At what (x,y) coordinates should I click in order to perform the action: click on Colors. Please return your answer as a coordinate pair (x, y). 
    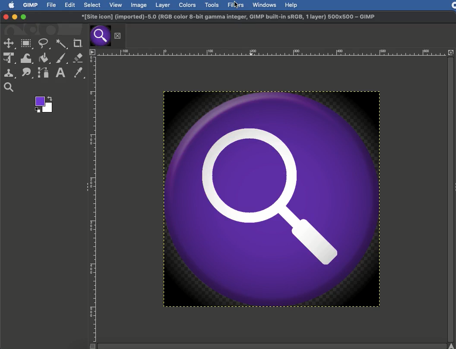
    Looking at the image, I should click on (188, 5).